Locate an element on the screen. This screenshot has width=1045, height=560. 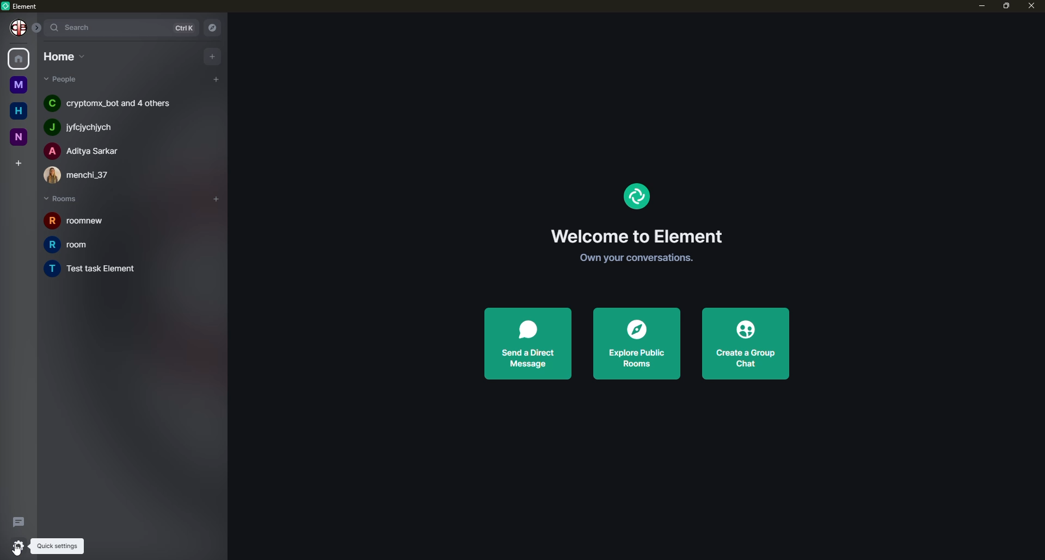
quick settings is located at coordinates (15, 545).